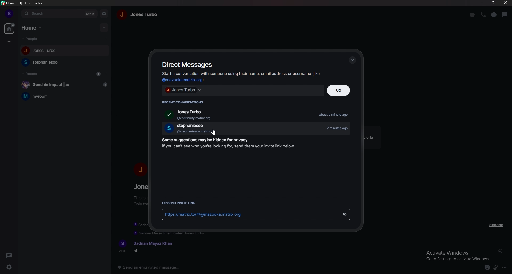 The image size is (512, 274). What do you see at coordinates (121, 252) in the screenshot?
I see `21:03` at bounding box center [121, 252].